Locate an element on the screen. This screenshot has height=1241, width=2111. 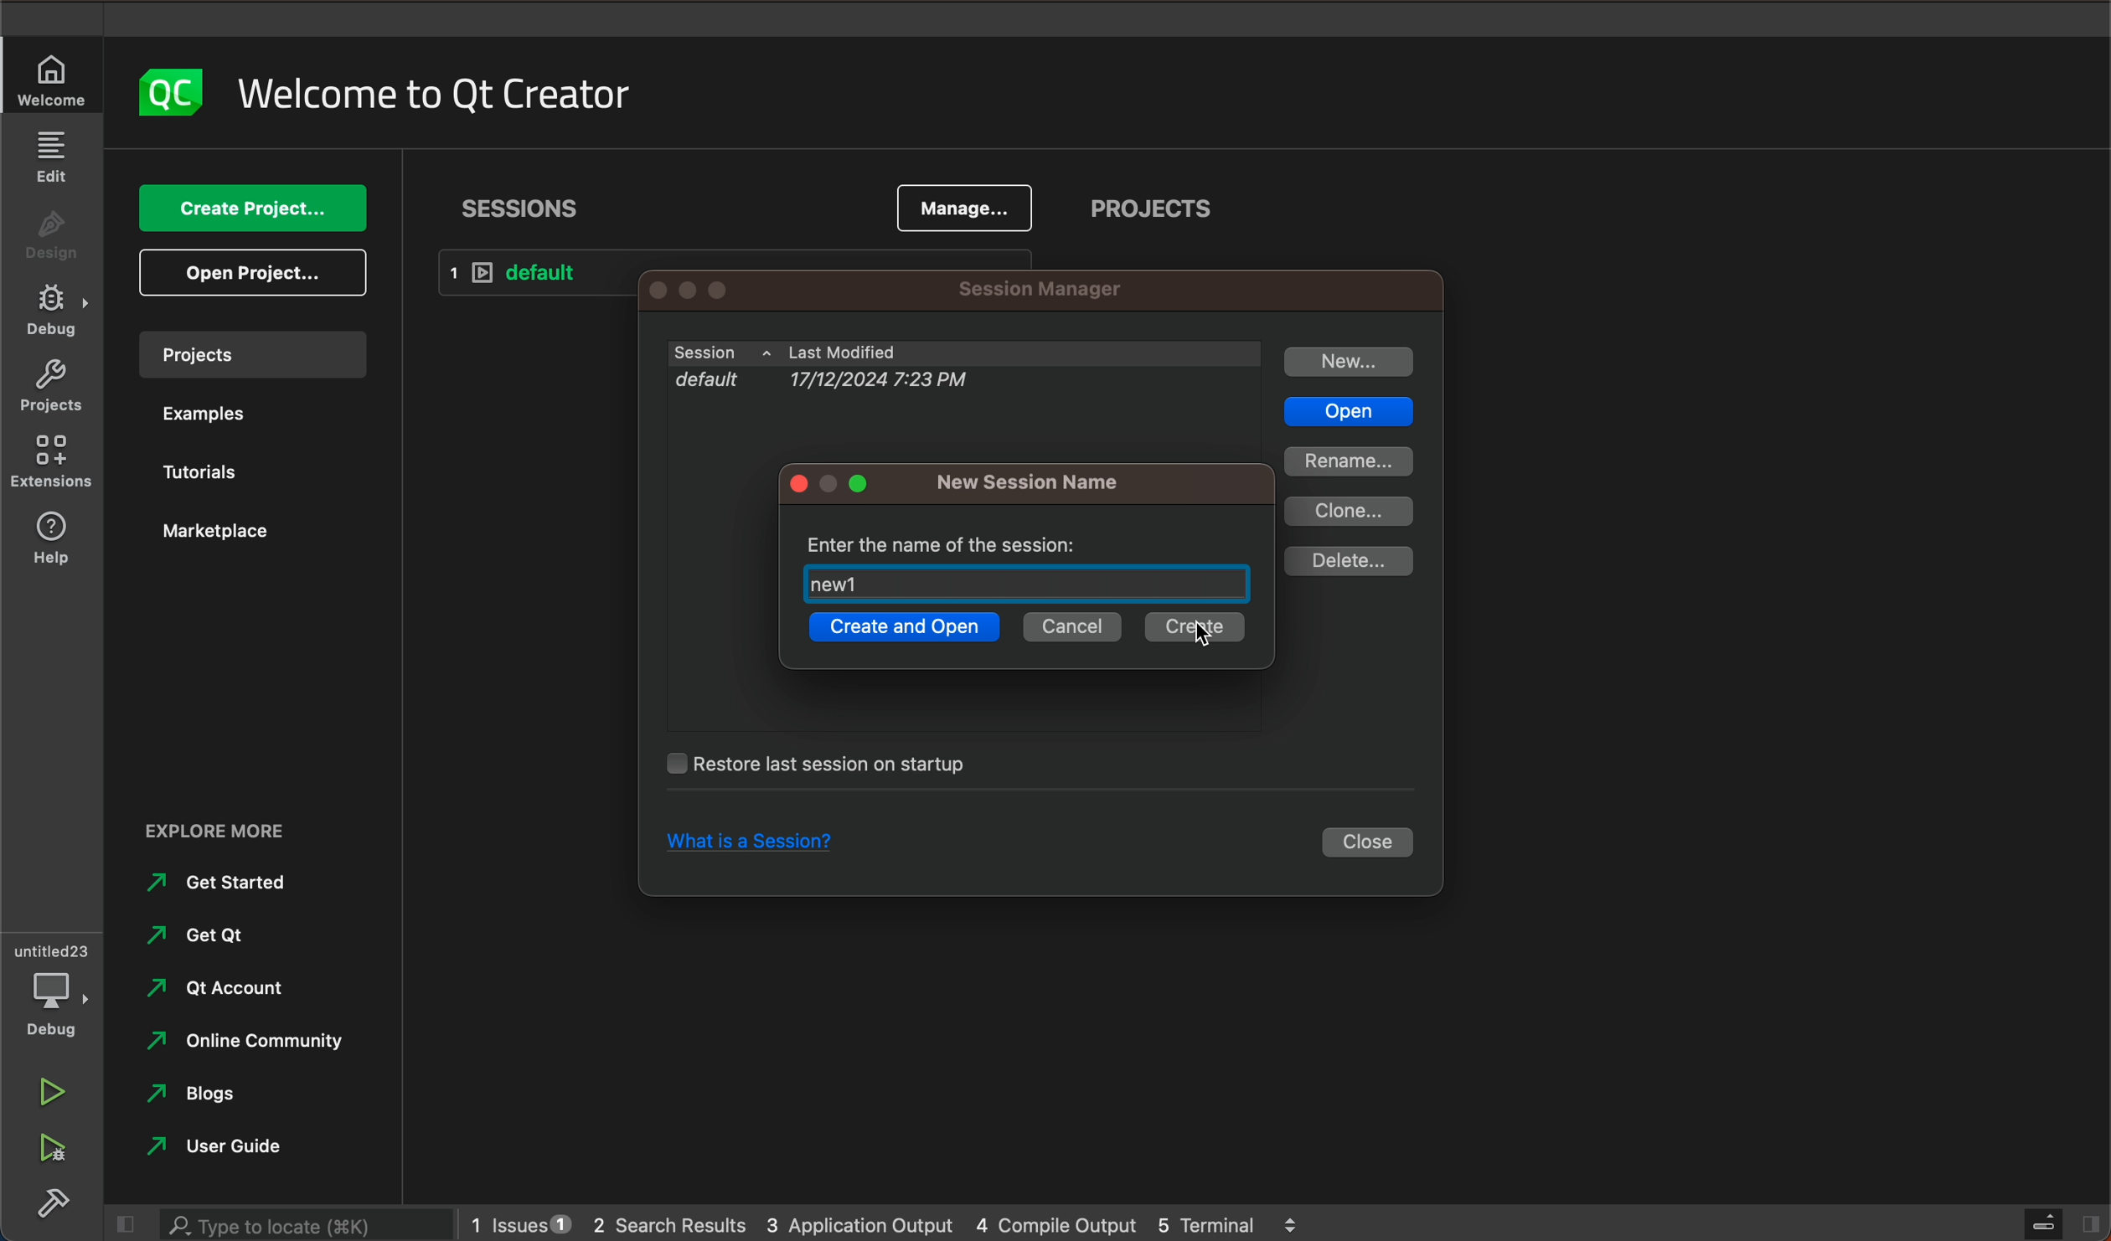
edit is located at coordinates (50, 155).